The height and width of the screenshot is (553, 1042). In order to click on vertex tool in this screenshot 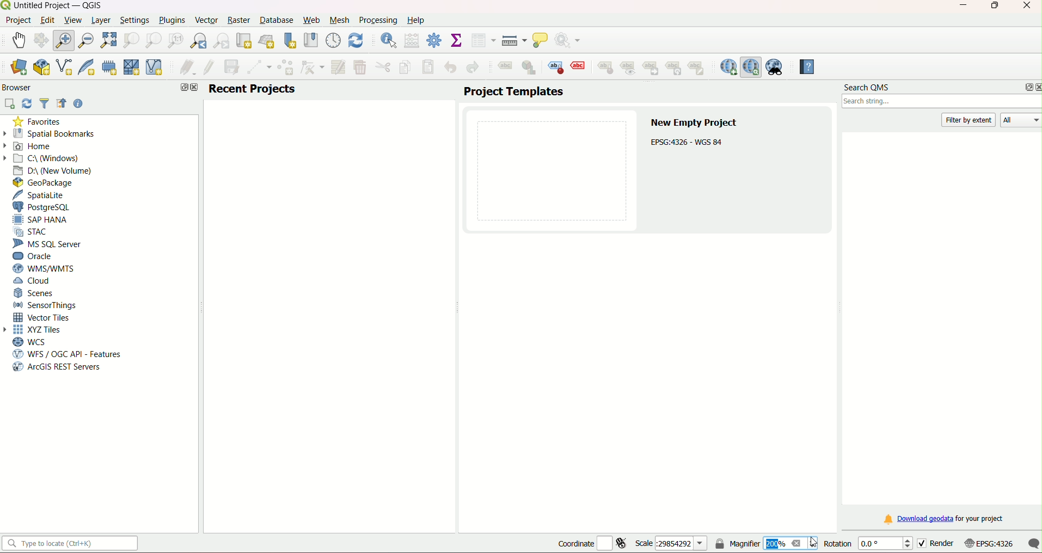, I will do `click(312, 67)`.